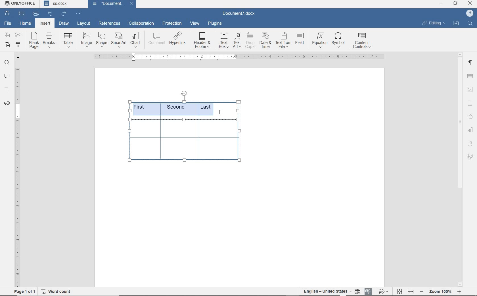 The height and width of the screenshot is (296, 477). Describe the element at coordinates (461, 284) in the screenshot. I see `scroll down` at that location.